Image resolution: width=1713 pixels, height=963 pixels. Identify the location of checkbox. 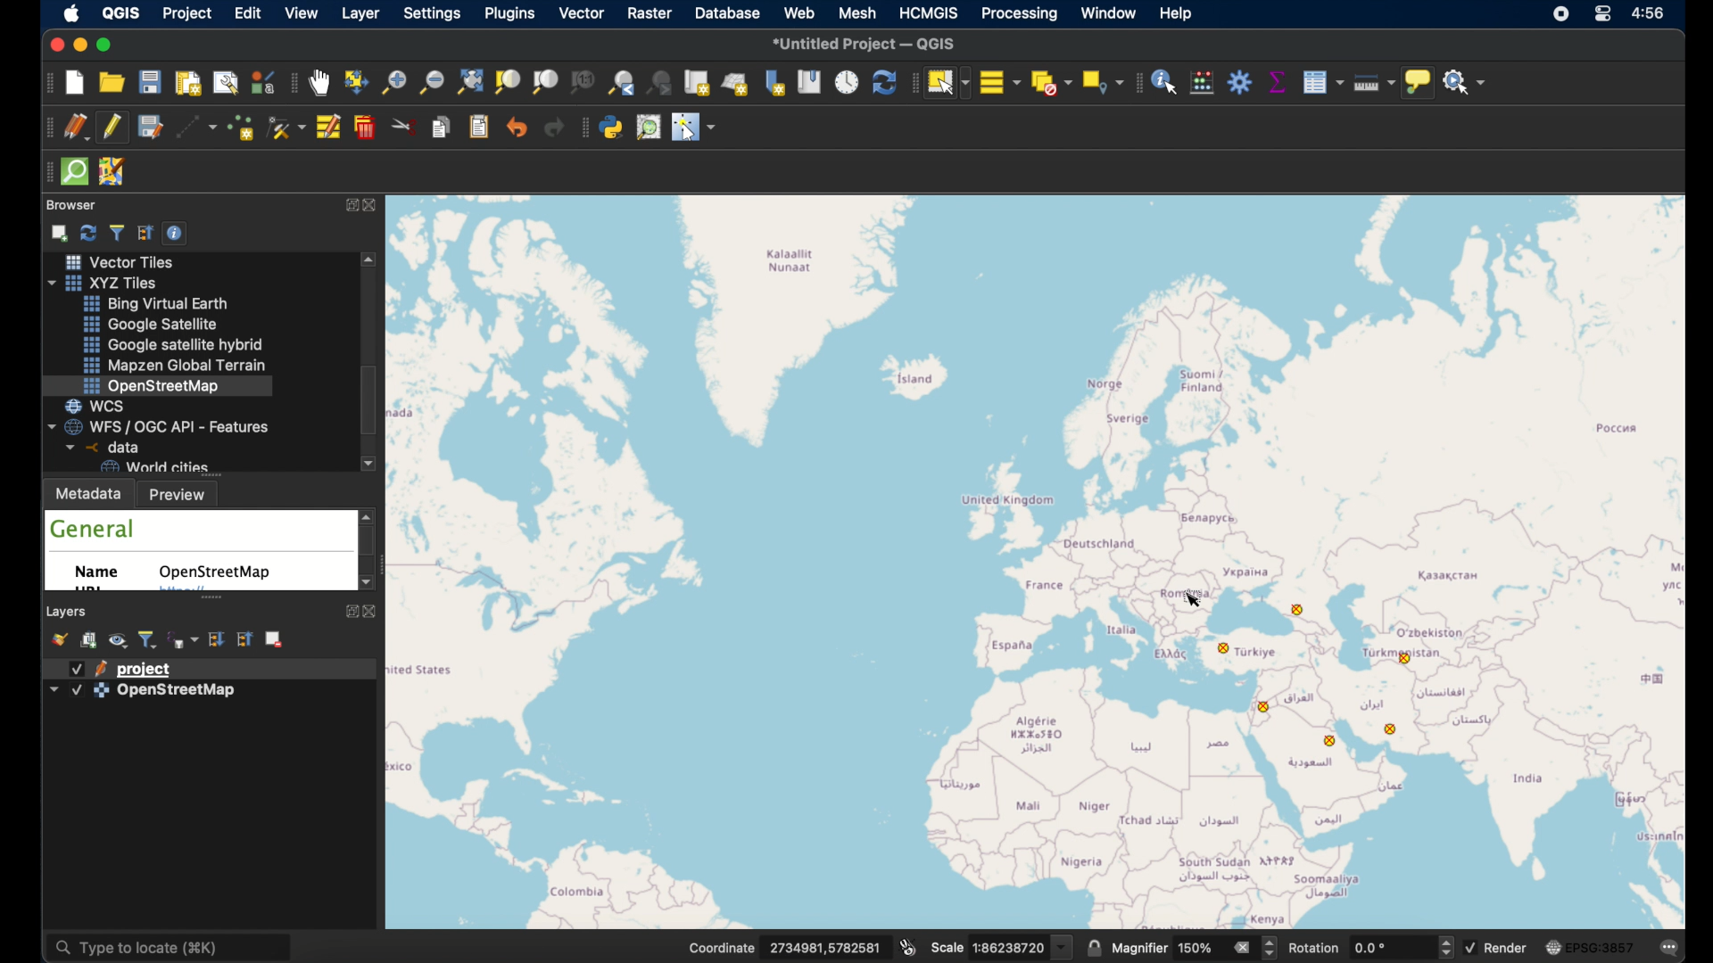
(1470, 948).